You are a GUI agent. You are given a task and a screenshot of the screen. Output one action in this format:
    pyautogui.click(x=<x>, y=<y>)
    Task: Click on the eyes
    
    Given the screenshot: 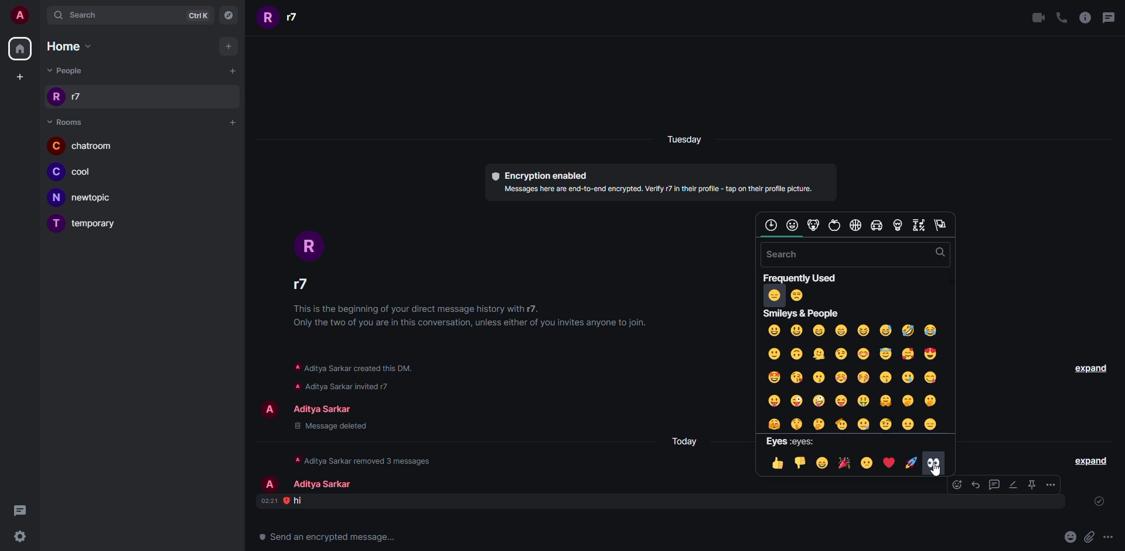 What is the action you would take?
    pyautogui.click(x=935, y=462)
    